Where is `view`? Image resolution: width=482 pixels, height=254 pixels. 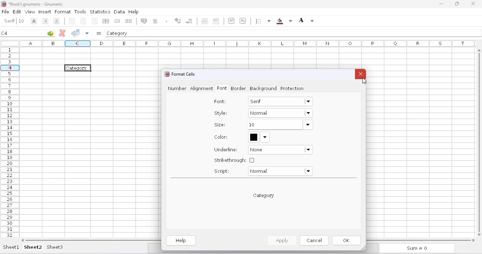 view is located at coordinates (30, 12).